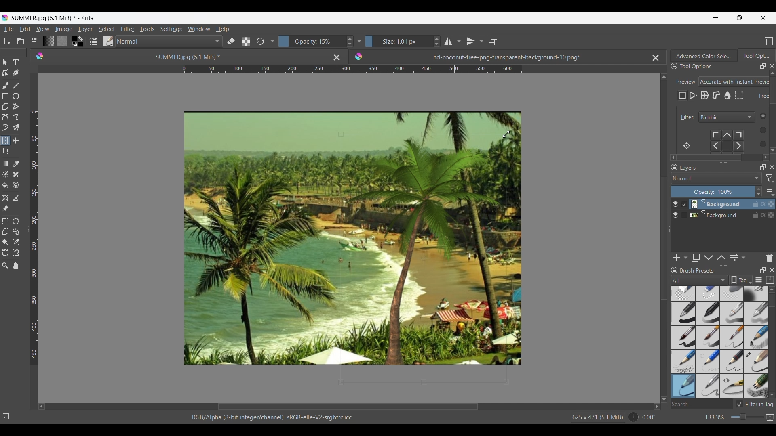 The height and width of the screenshot is (436, 776). Describe the element at coordinates (276, 417) in the screenshot. I see `RGB/Alpha (8-bit integer/channel) sRGB-elle-V2-srgbtrc.icc` at that location.